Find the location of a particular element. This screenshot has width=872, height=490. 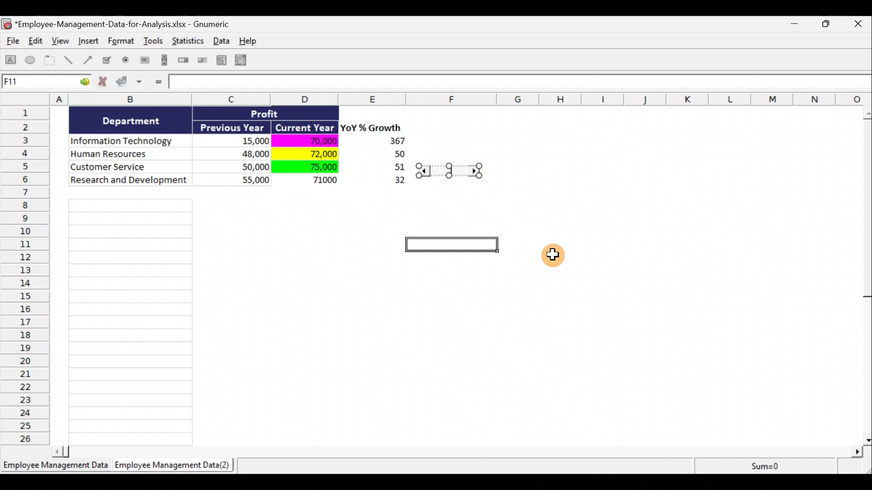

Create a slider is located at coordinates (201, 62).